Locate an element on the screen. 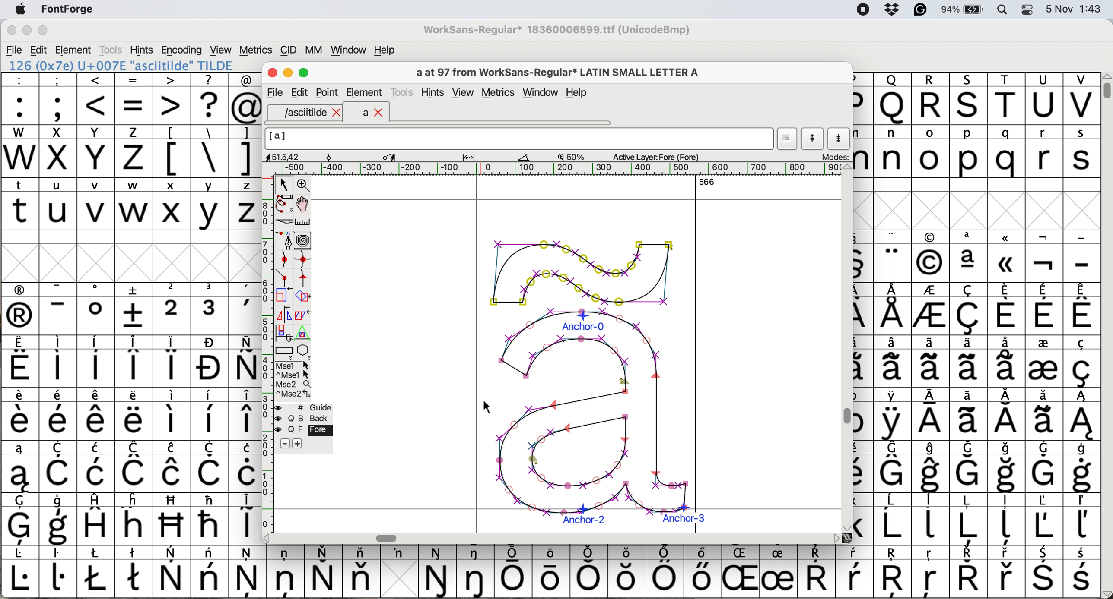 This screenshot has width=1113, height=599. symbol is located at coordinates (514, 572).